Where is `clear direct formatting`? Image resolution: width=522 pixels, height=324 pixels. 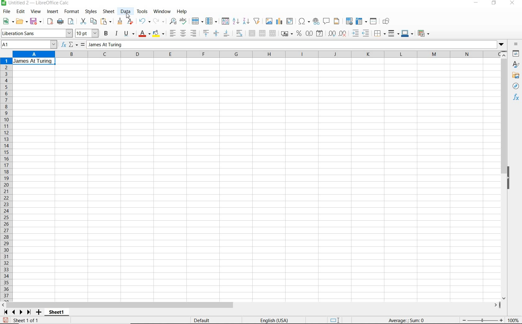
clear direct formatting is located at coordinates (130, 22).